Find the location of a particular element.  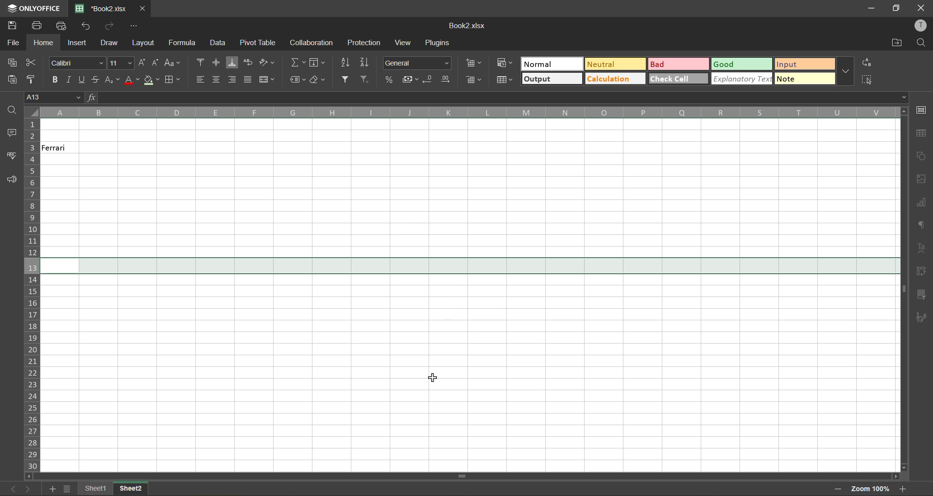

justified is located at coordinates (248, 79).